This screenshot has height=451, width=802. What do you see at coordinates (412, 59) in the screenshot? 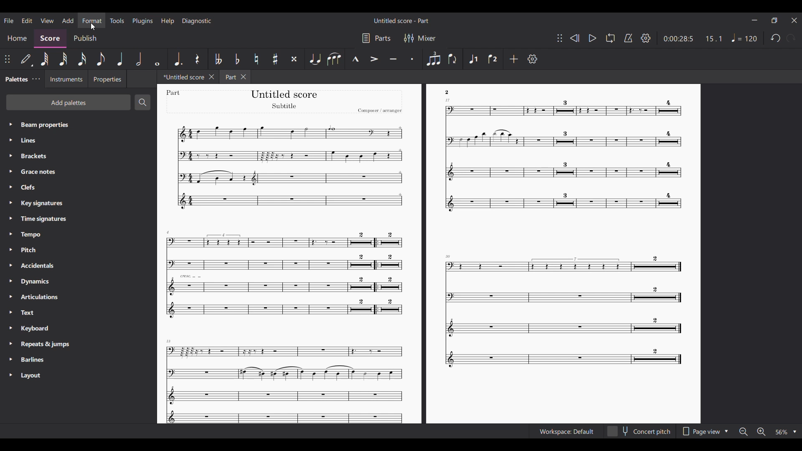
I see `Staccato` at bounding box center [412, 59].